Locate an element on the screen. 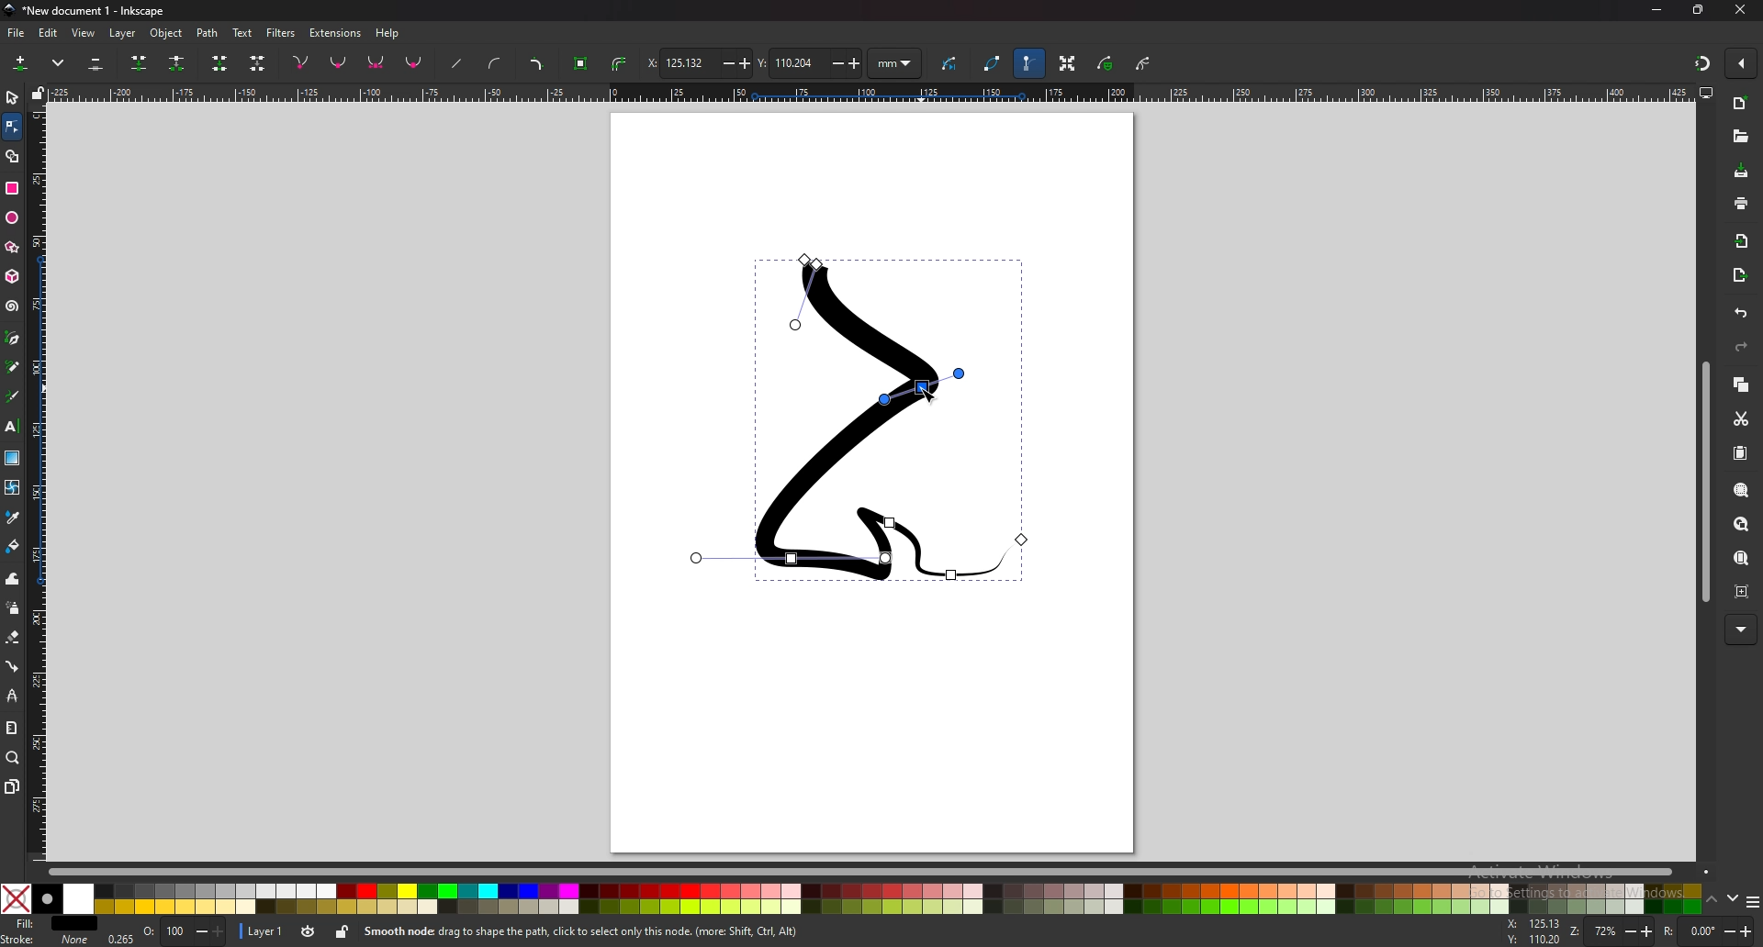  text is located at coordinates (242, 33).